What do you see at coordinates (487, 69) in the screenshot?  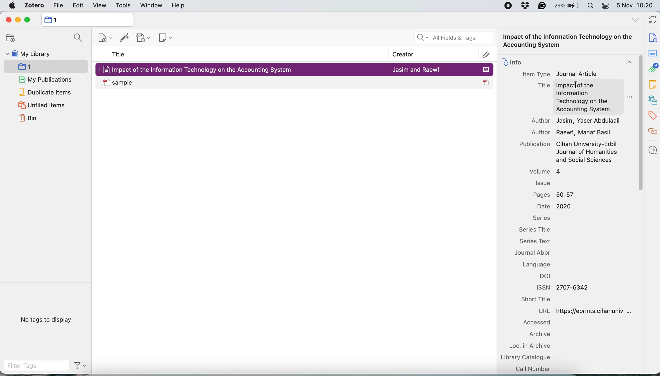 I see `icon` at bounding box center [487, 69].